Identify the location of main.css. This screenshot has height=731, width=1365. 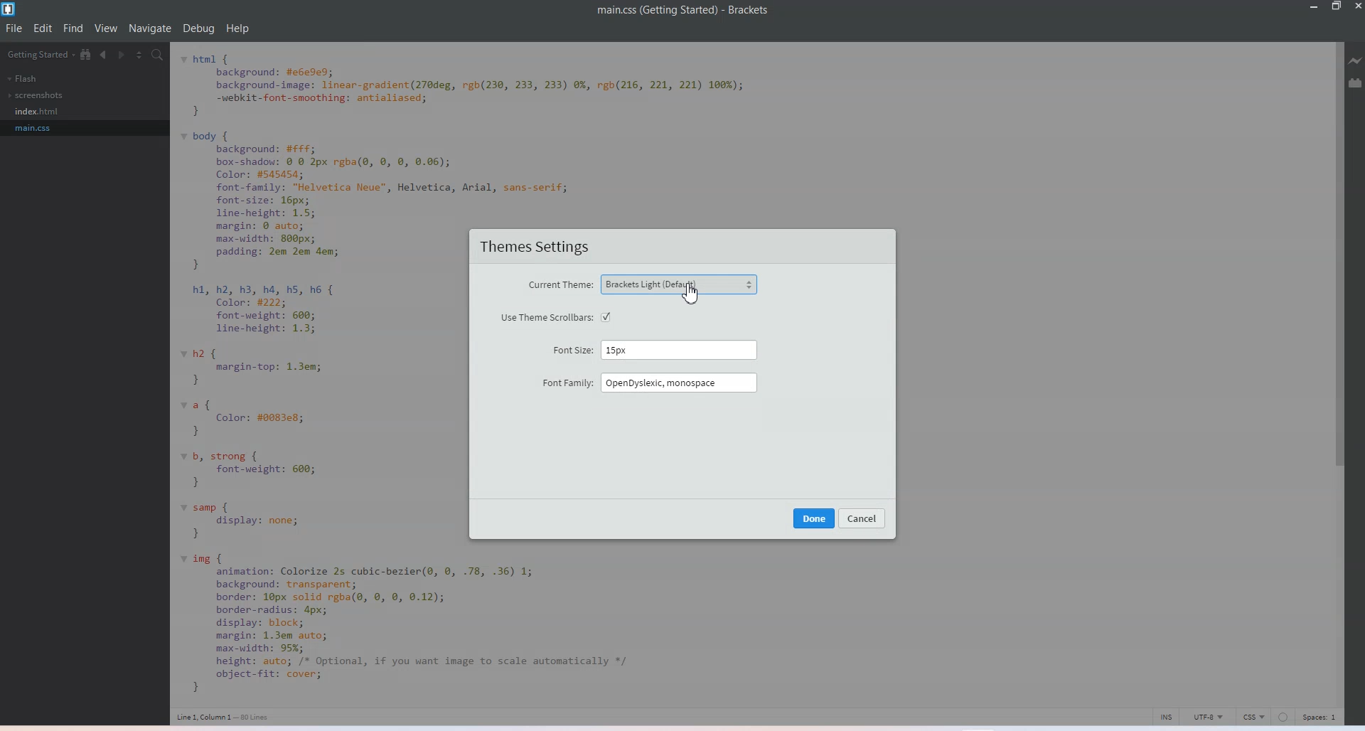
(39, 127).